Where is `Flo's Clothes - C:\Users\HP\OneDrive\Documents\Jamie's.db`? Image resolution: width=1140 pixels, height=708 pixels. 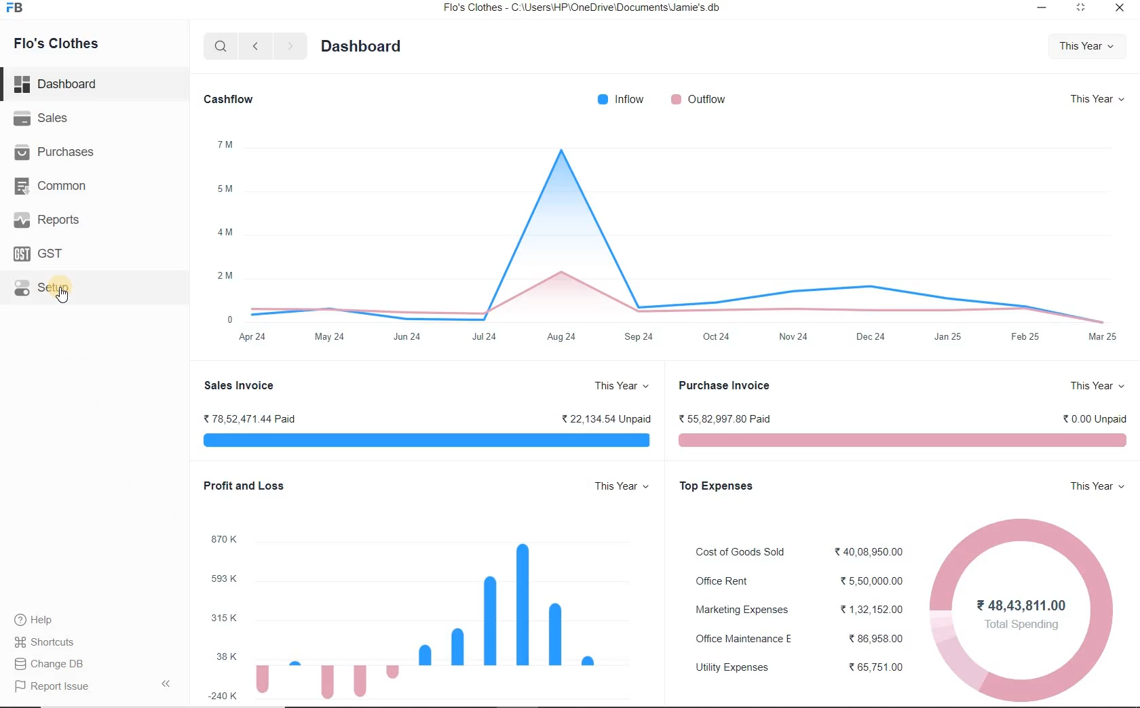
Flo's Clothes - C:\Users\HP\OneDrive\Documents\Jamie's.db is located at coordinates (583, 9).